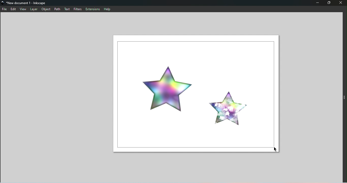 The width and height of the screenshot is (347, 183). I want to click on File, so click(4, 9).